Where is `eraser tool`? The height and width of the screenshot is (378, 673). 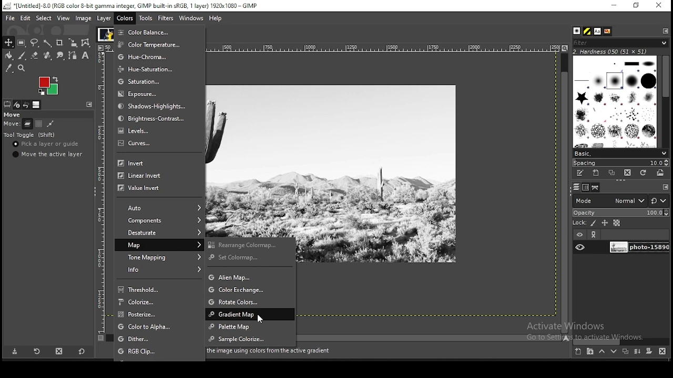 eraser tool is located at coordinates (35, 56).